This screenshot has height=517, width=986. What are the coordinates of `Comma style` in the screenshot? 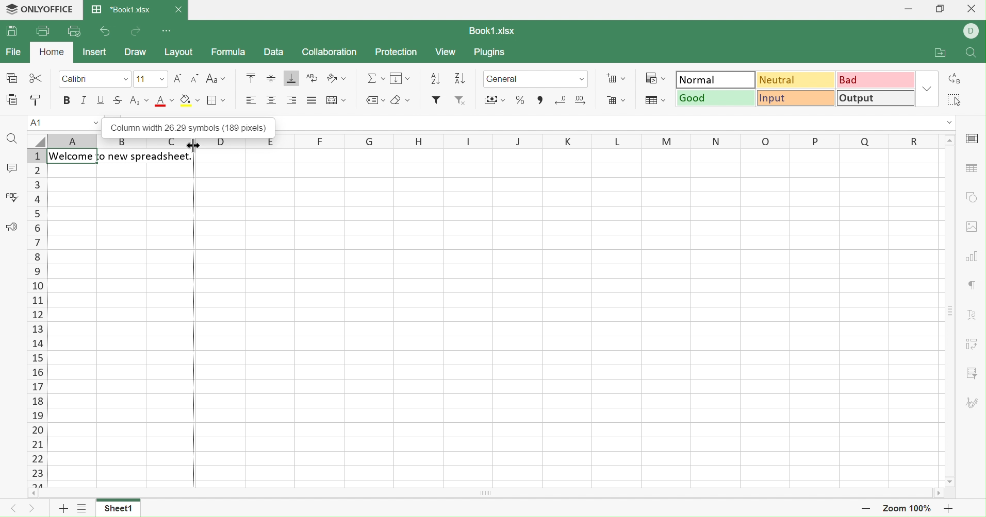 It's located at (539, 100).